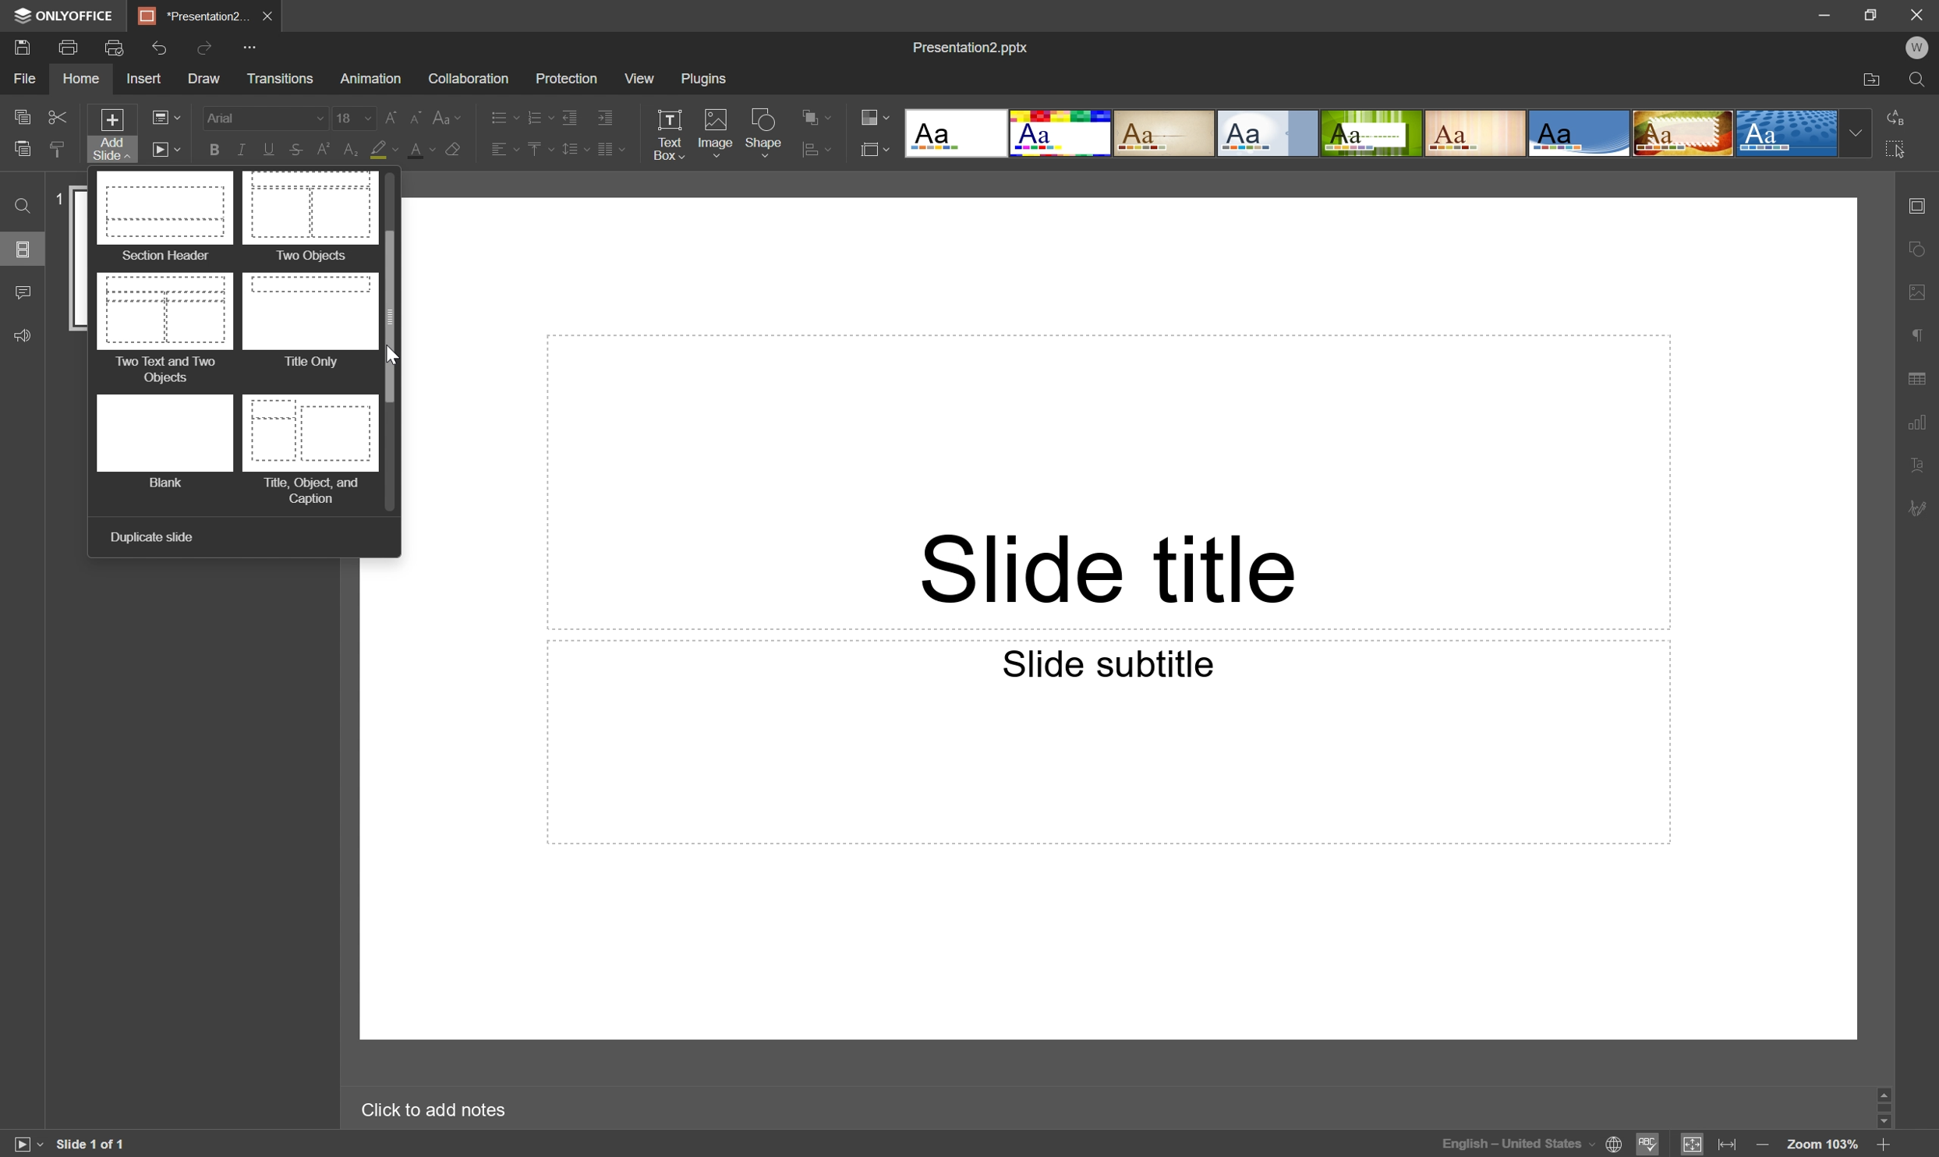  What do you see at coordinates (1921, 79) in the screenshot?
I see `Find` at bounding box center [1921, 79].